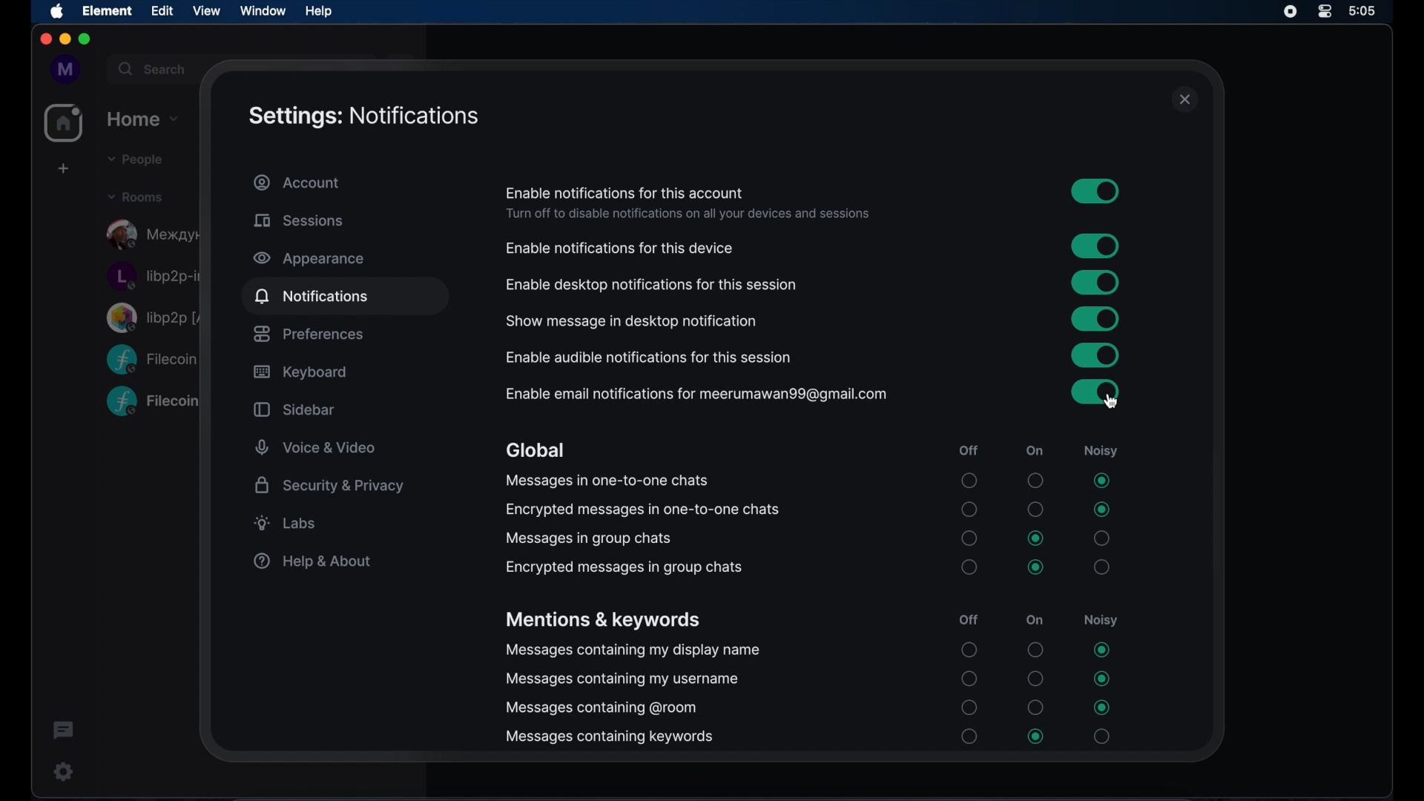 This screenshot has height=801, width=1424. What do you see at coordinates (620, 248) in the screenshot?
I see `enable notifications for this device` at bounding box center [620, 248].